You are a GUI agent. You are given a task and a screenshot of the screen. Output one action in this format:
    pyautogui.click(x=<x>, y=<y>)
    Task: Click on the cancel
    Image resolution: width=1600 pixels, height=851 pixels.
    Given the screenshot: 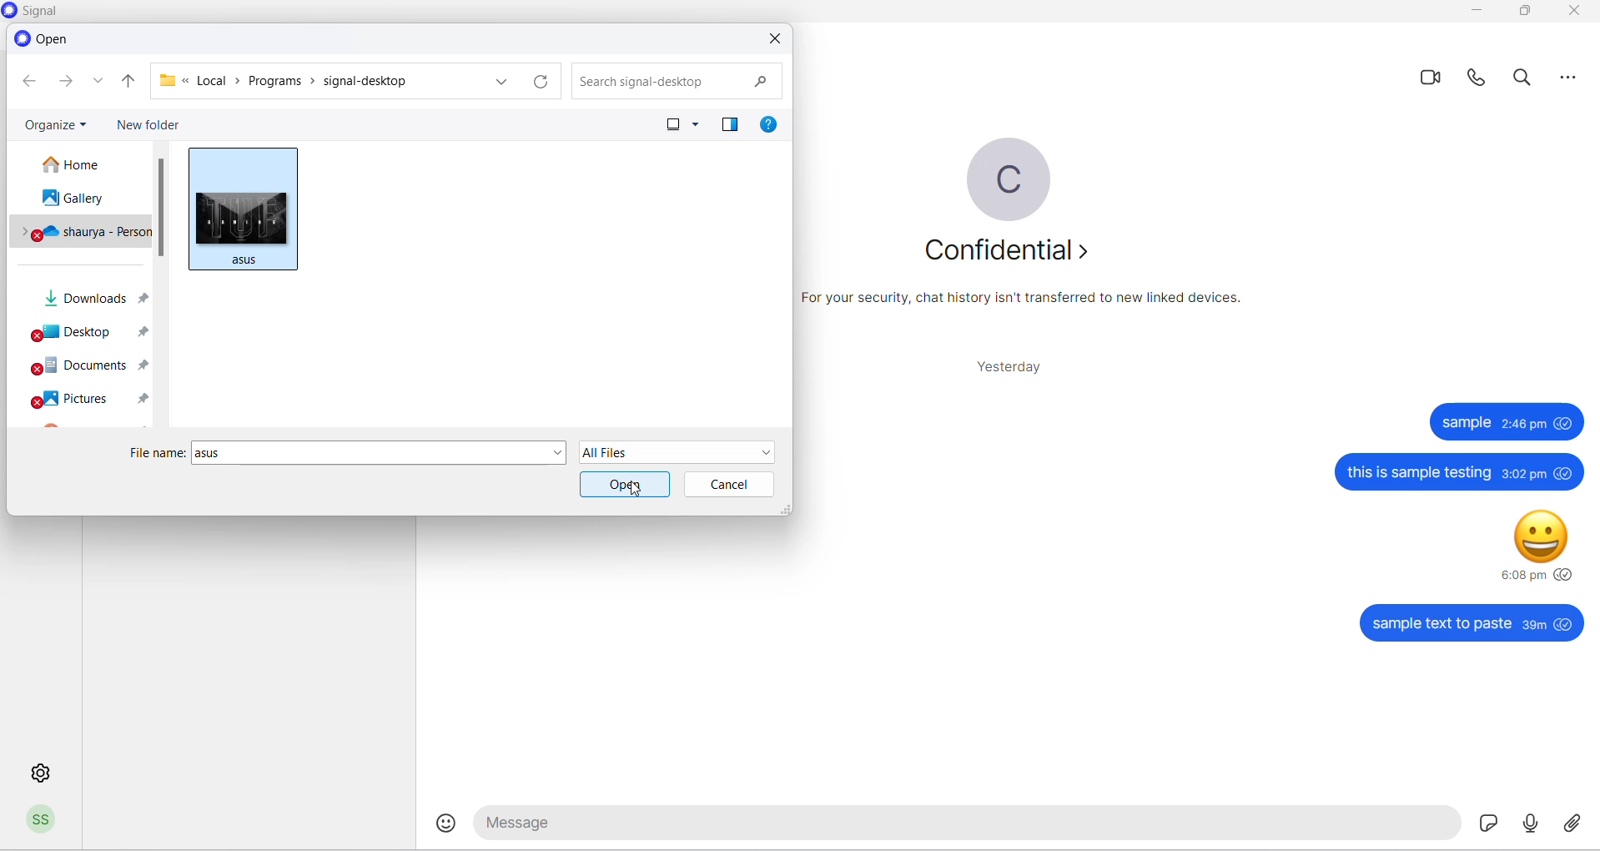 What is the action you would take?
    pyautogui.click(x=728, y=484)
    